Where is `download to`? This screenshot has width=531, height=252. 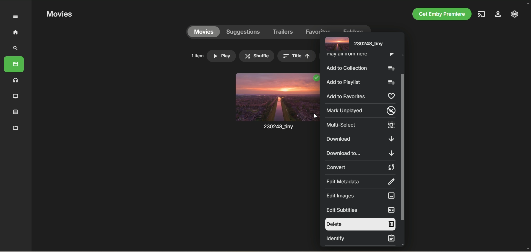
download to is located at coordinates (361, 153).